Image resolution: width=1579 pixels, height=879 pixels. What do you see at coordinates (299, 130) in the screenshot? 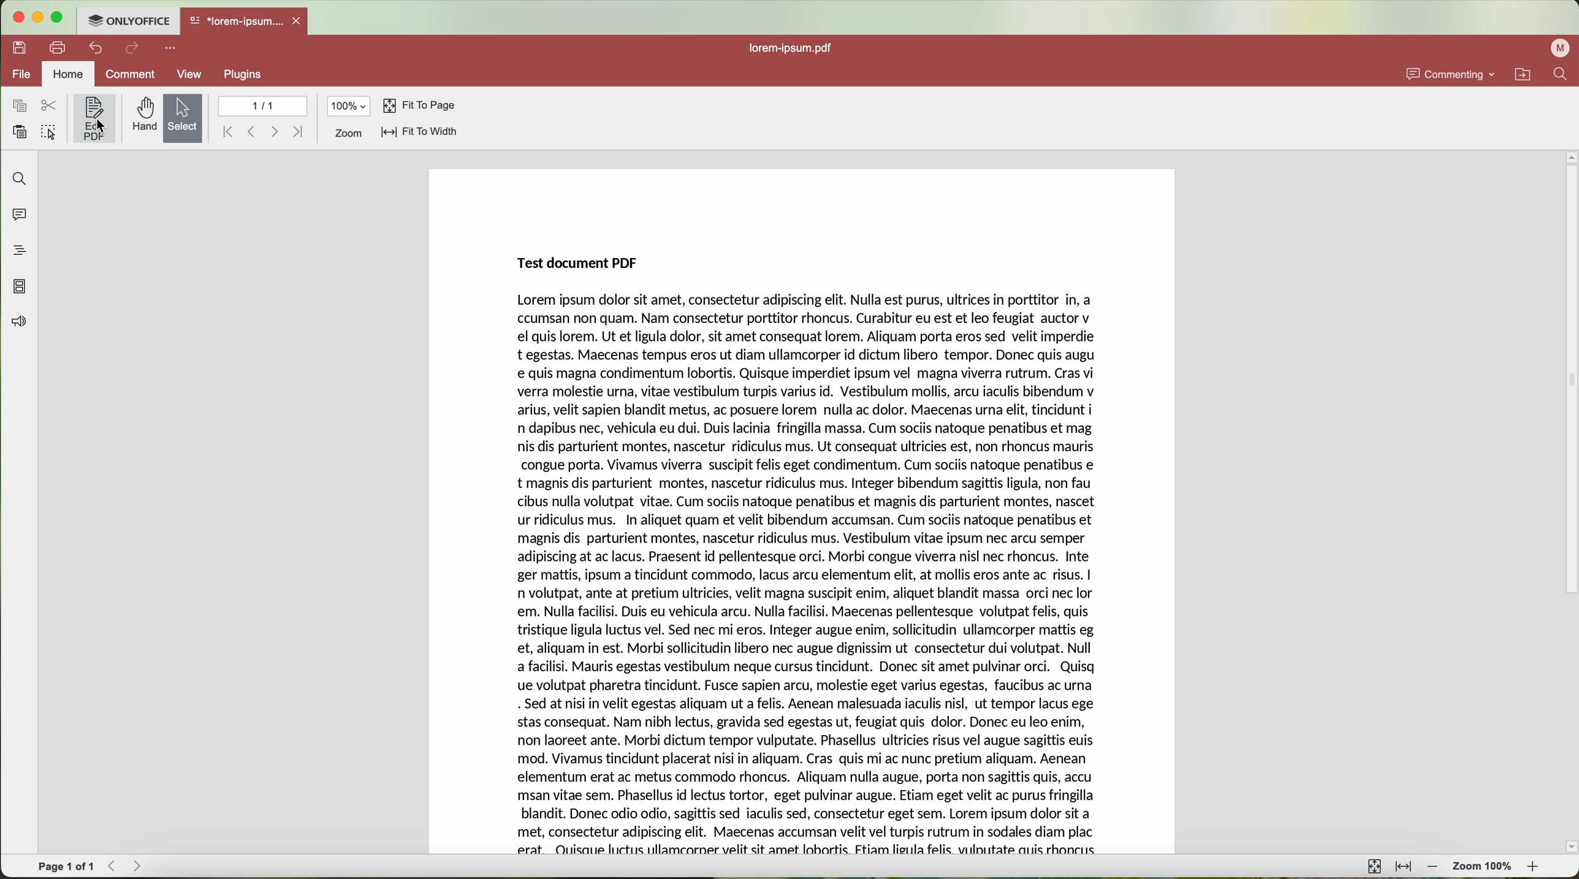
I see `Last page` at bounding box center [299, 130].